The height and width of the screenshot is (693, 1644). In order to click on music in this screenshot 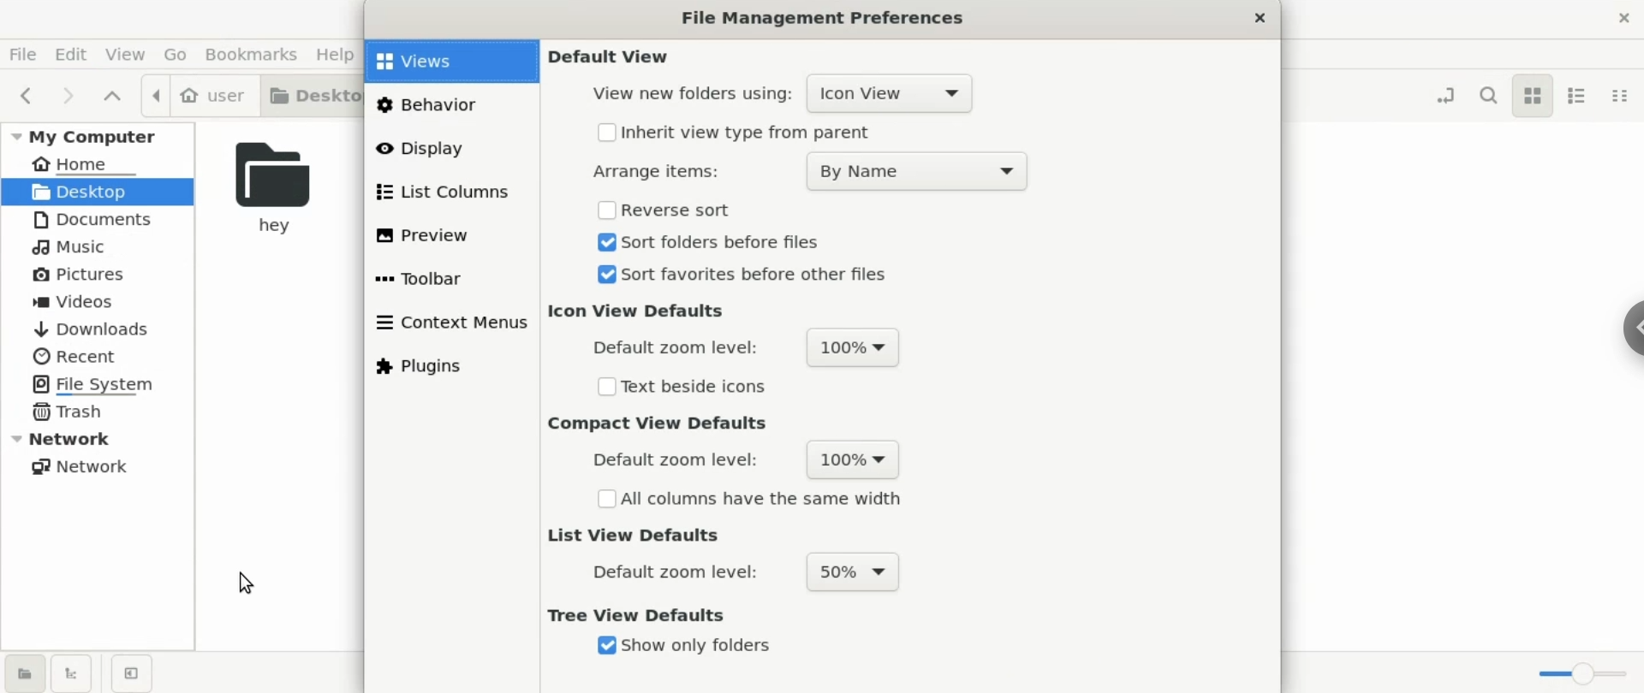, I will do `click(70, 248)`.